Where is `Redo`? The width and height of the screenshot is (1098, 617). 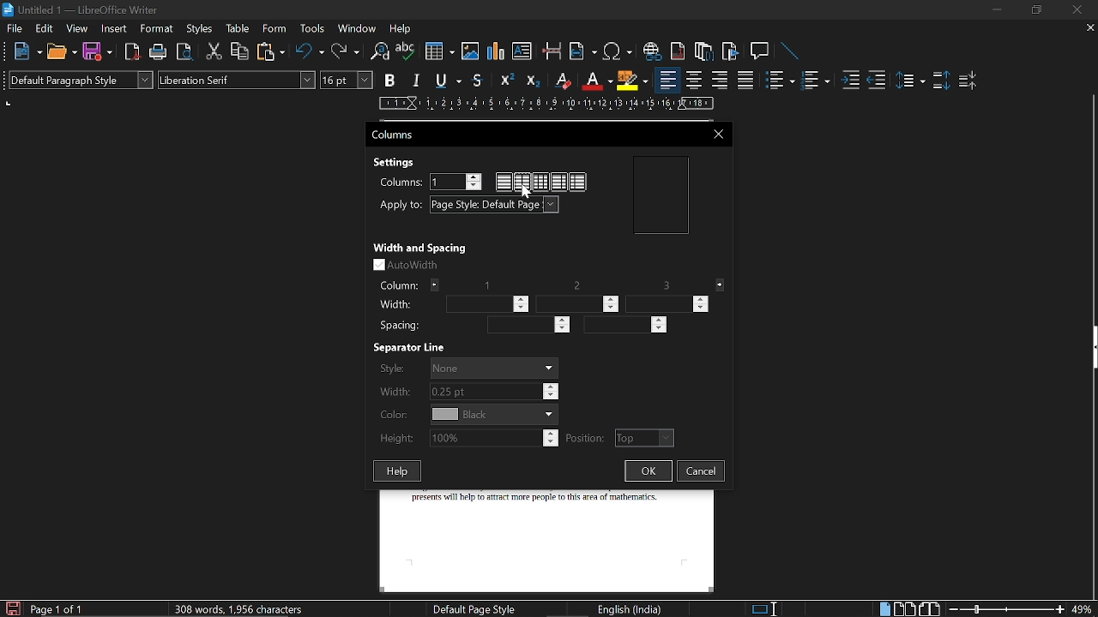 Redo is located at coordinates (345, 51).